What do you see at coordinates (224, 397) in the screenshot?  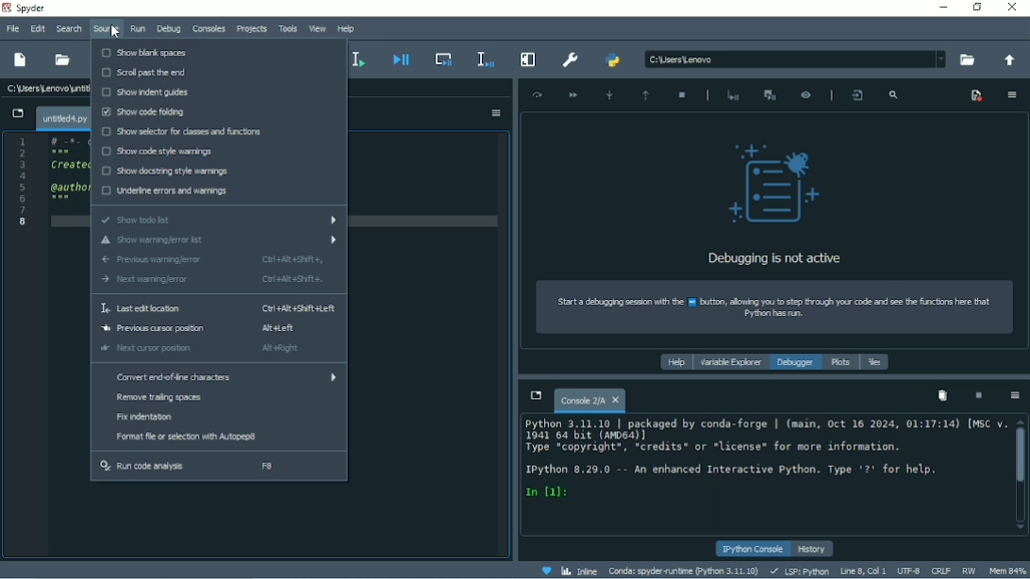 I see `Remove trailing spaces` at bounding box center [224, 397].